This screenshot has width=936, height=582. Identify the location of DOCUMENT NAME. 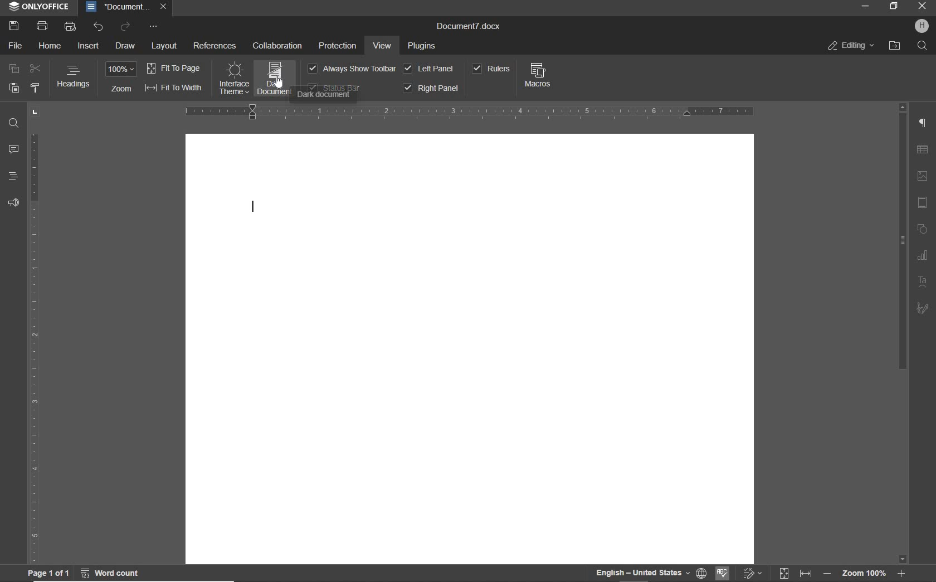
(469, 26).